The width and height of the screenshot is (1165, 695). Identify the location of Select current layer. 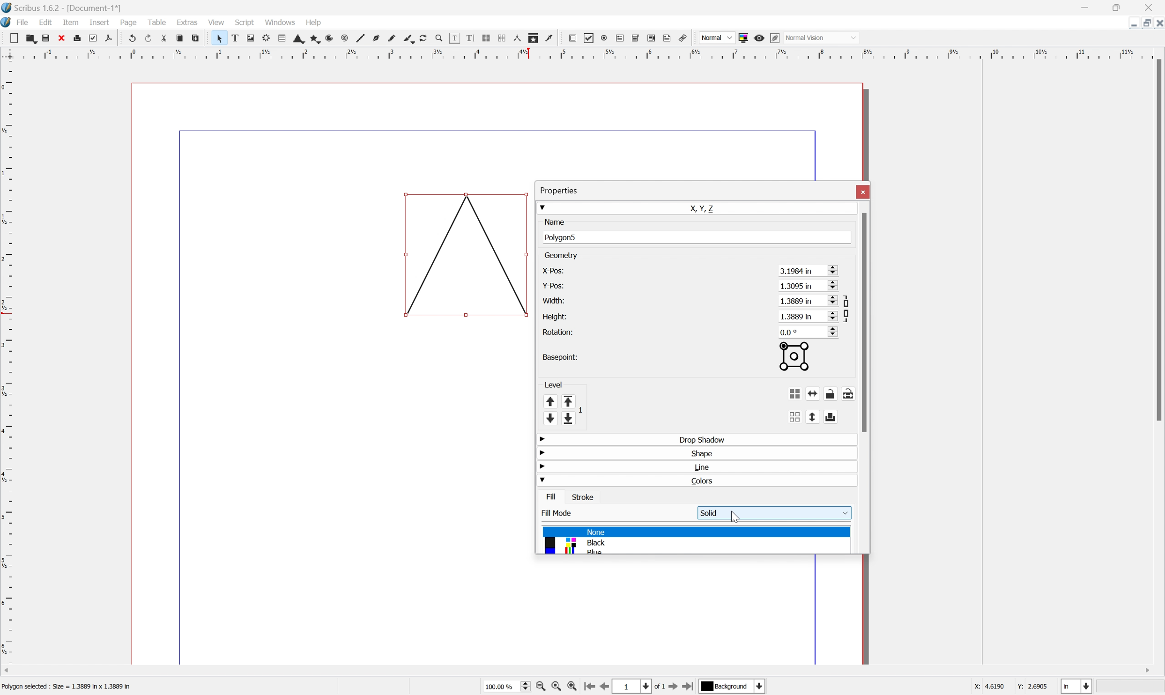
(761, 687).